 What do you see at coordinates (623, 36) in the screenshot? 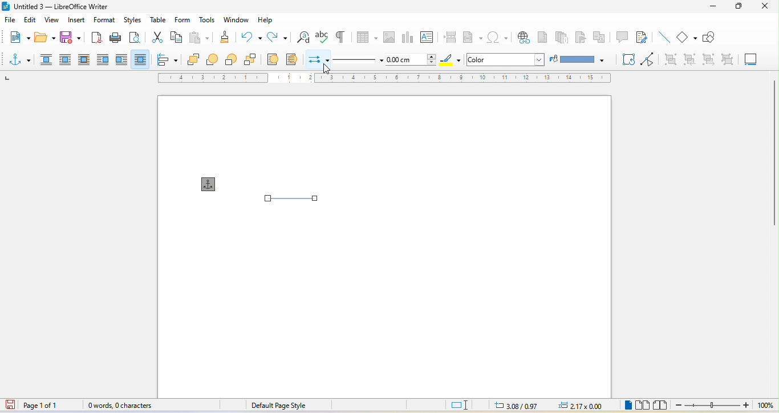
I see `comment` at bounding box center [623, 36].